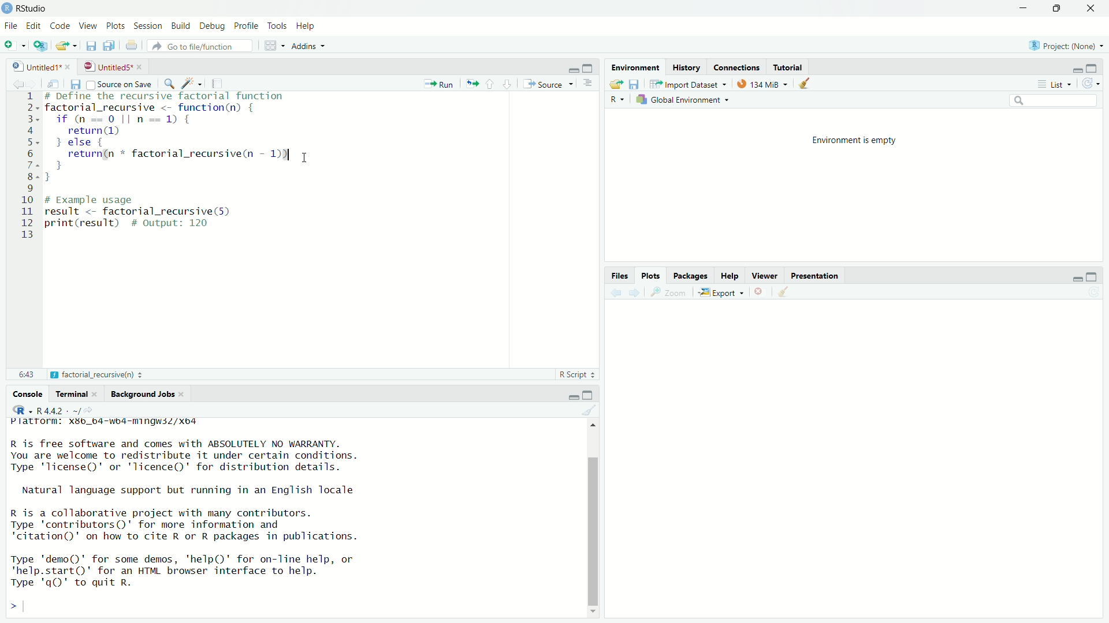 The image size is (1109, 623). Describe the element at coordinates (620, 275) in the screenshot. I see `Files` at that location.